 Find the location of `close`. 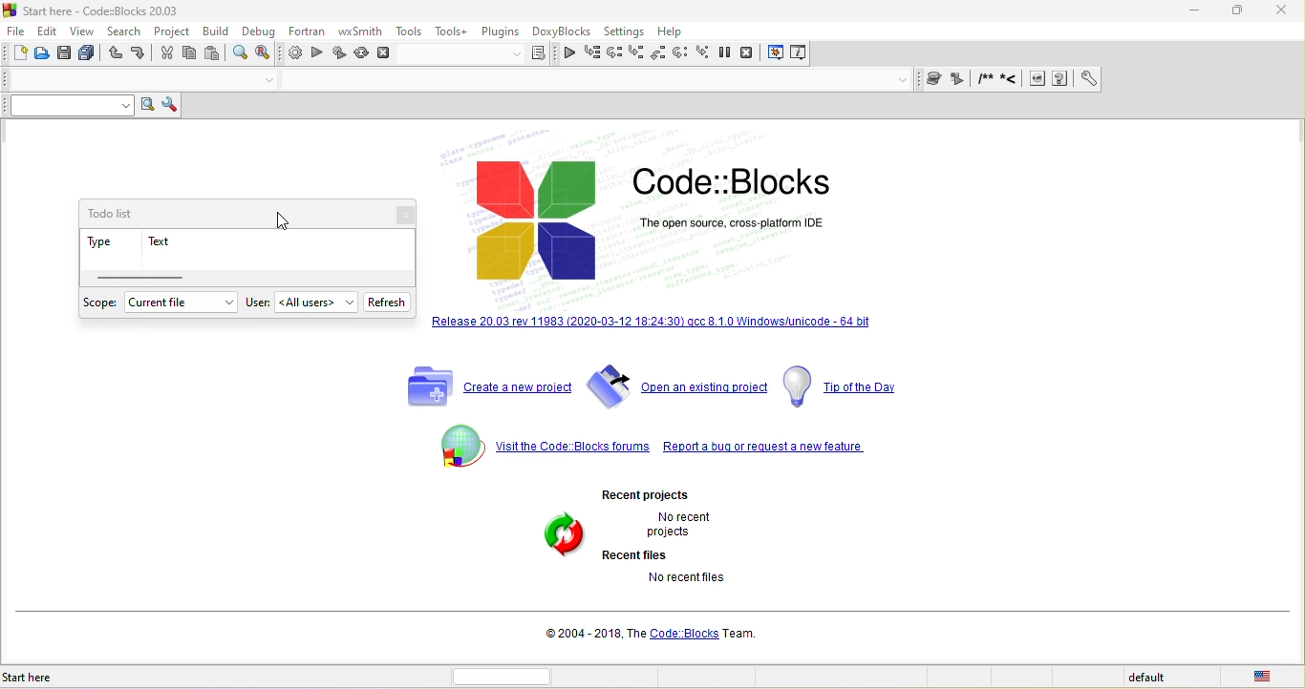

close is located at coordinates (1286, 11).